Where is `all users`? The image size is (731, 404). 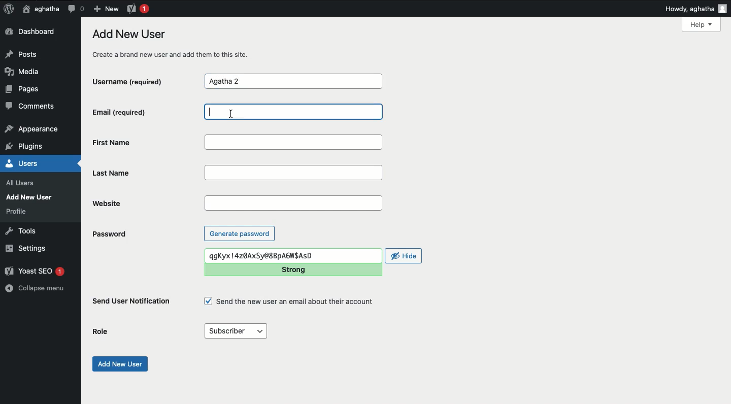
all users is located at coordinates (23, 183).